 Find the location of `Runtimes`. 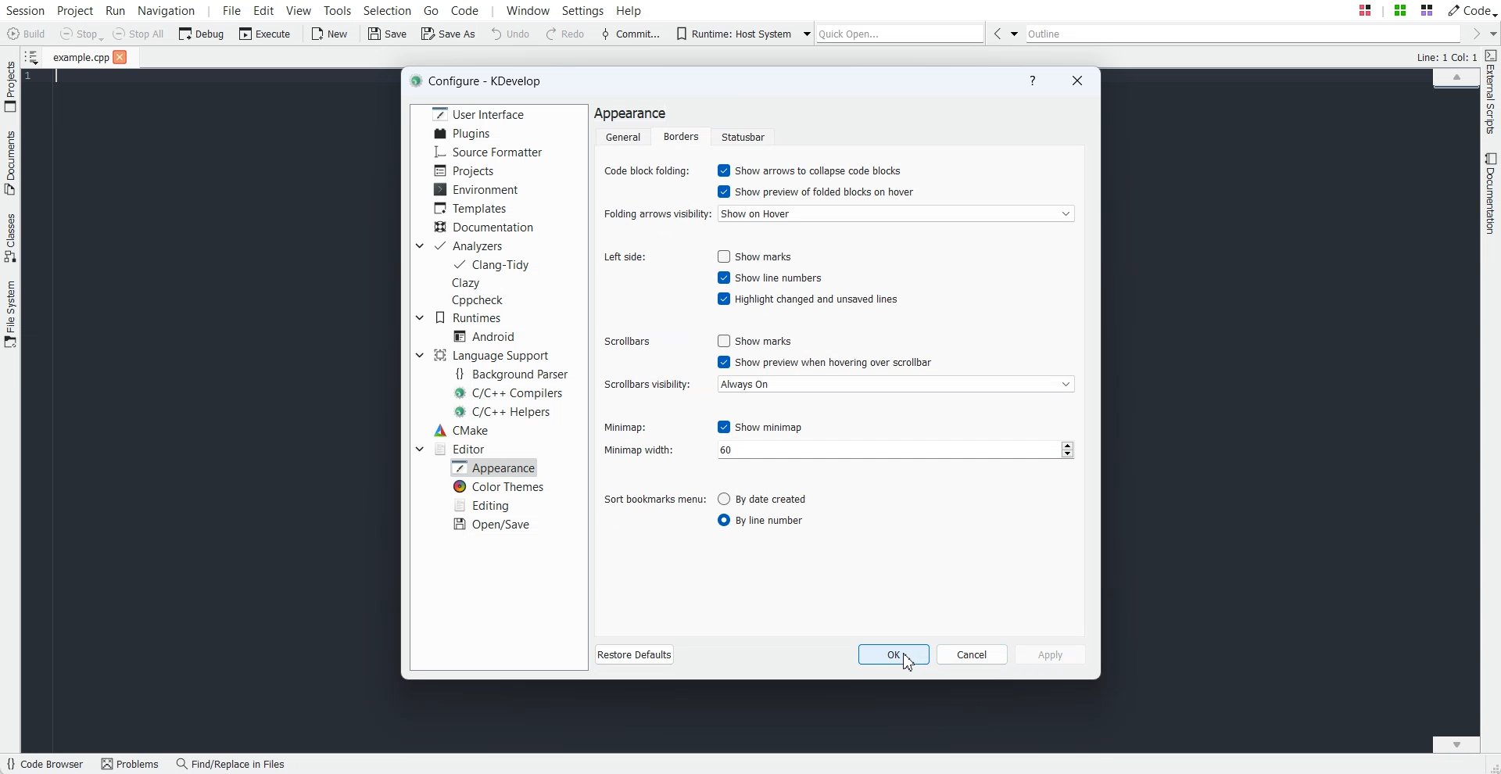

Runtimes is located at coordinates (468, 317).